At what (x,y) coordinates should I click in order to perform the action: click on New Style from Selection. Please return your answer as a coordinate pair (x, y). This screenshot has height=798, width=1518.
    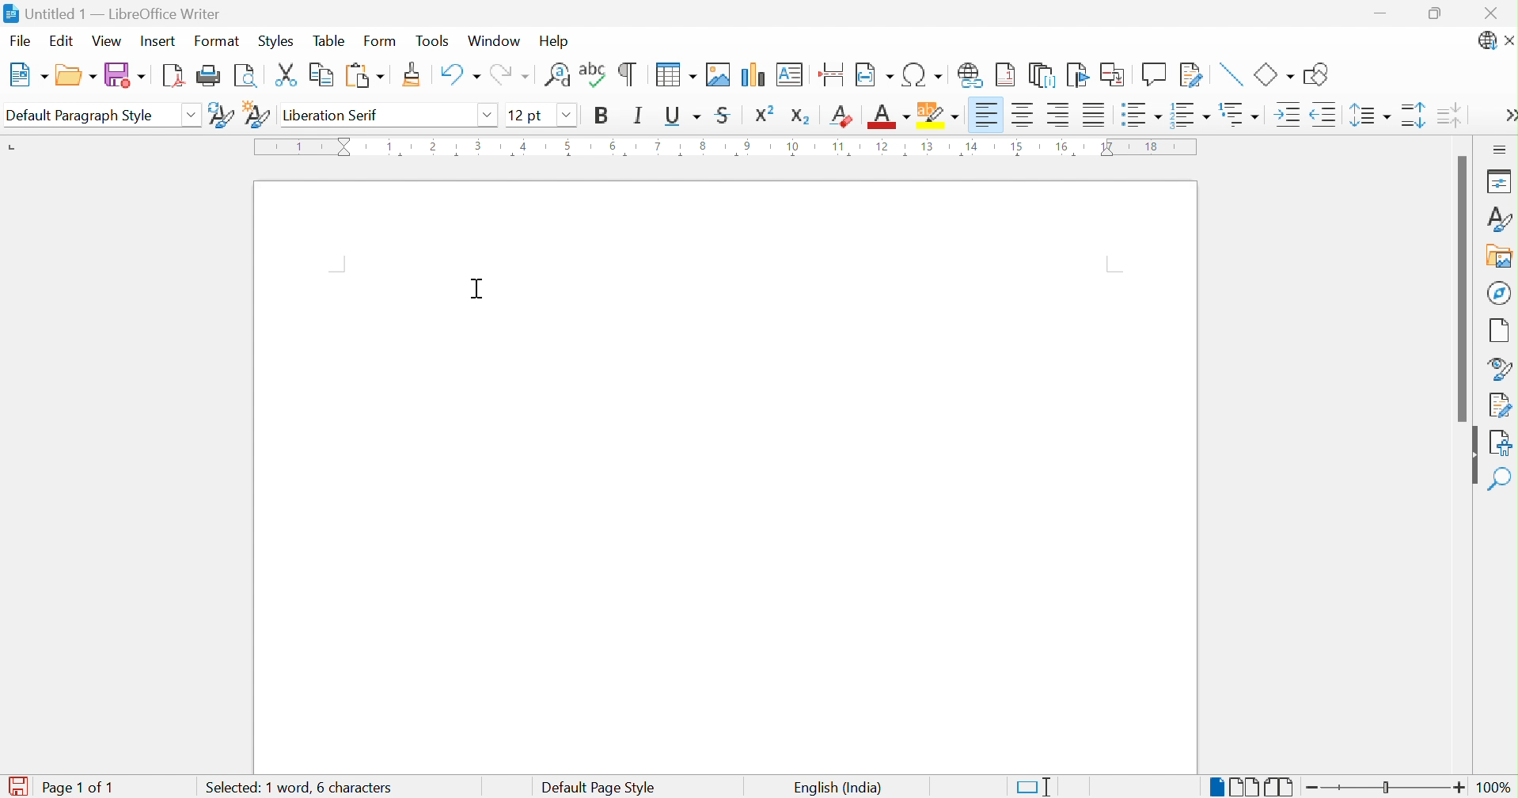
    Looking at the image, I should click on (256, 113).